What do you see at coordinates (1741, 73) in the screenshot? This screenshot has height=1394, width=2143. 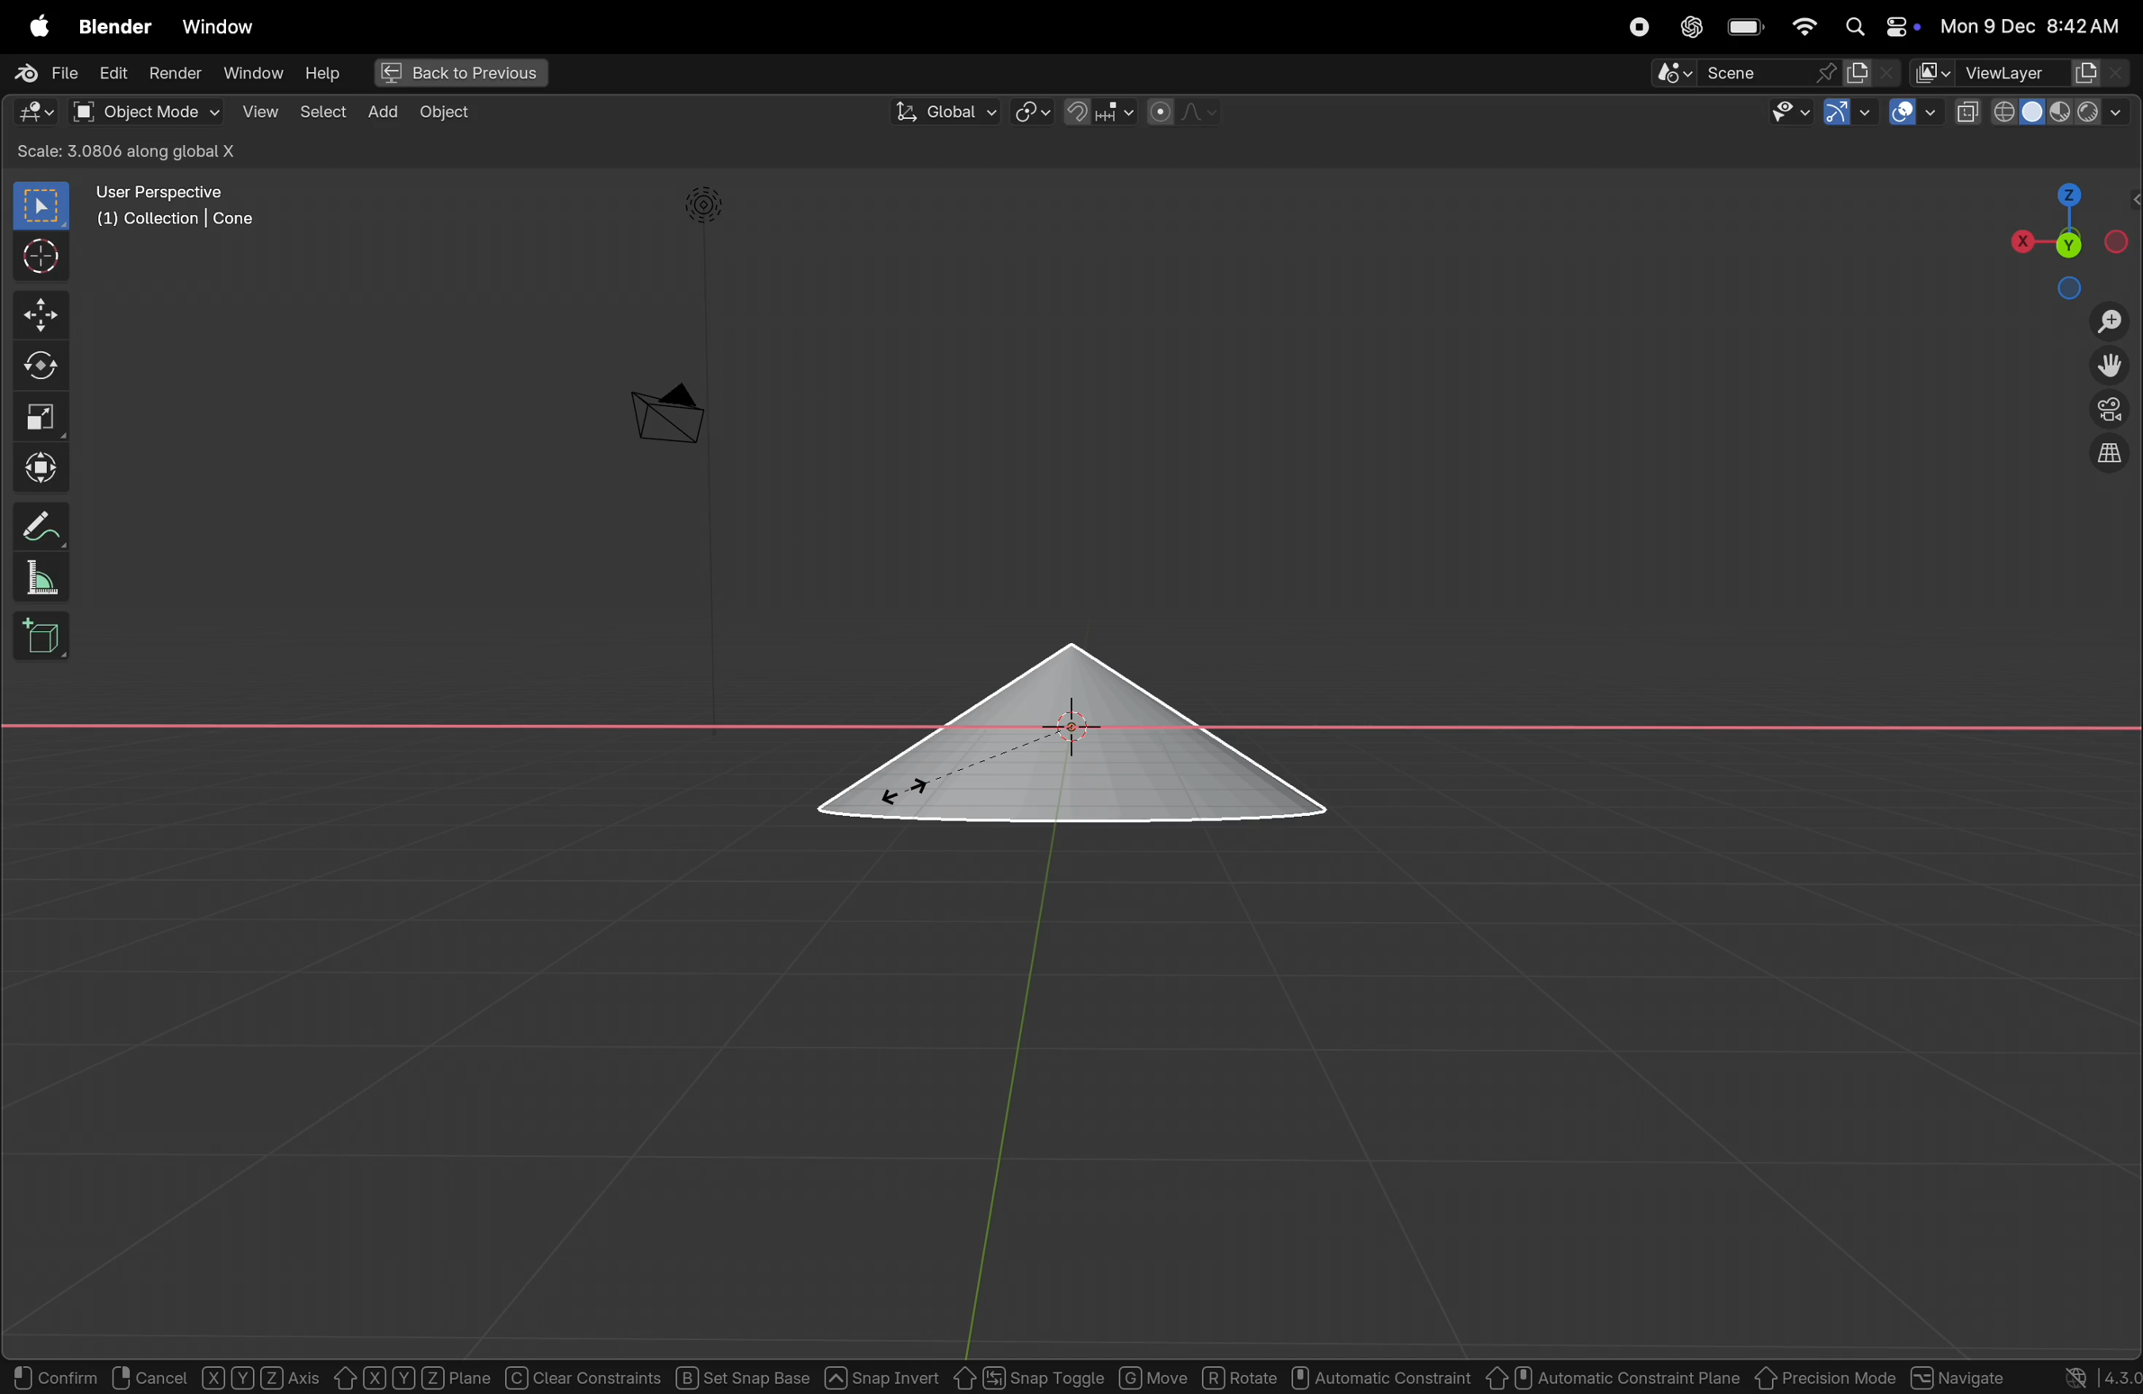 I see `Pin scene` at bounding box center [1741, 73].